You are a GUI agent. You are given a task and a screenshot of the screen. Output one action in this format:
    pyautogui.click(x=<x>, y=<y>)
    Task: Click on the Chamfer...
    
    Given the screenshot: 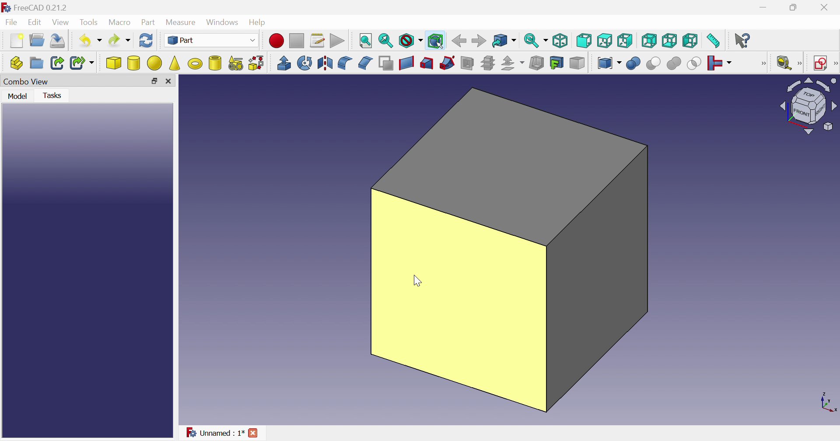 What is the action you would take?
    pyautogui.click(x=364, y=62)
    